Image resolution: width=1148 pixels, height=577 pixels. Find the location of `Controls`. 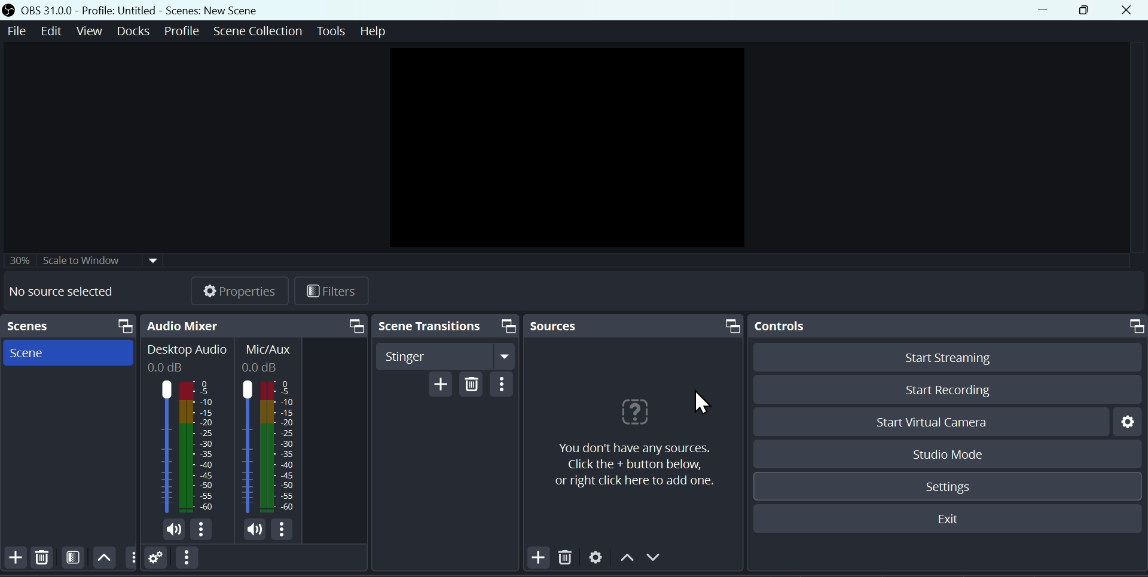

Controls is located at coordinates (784, 326).